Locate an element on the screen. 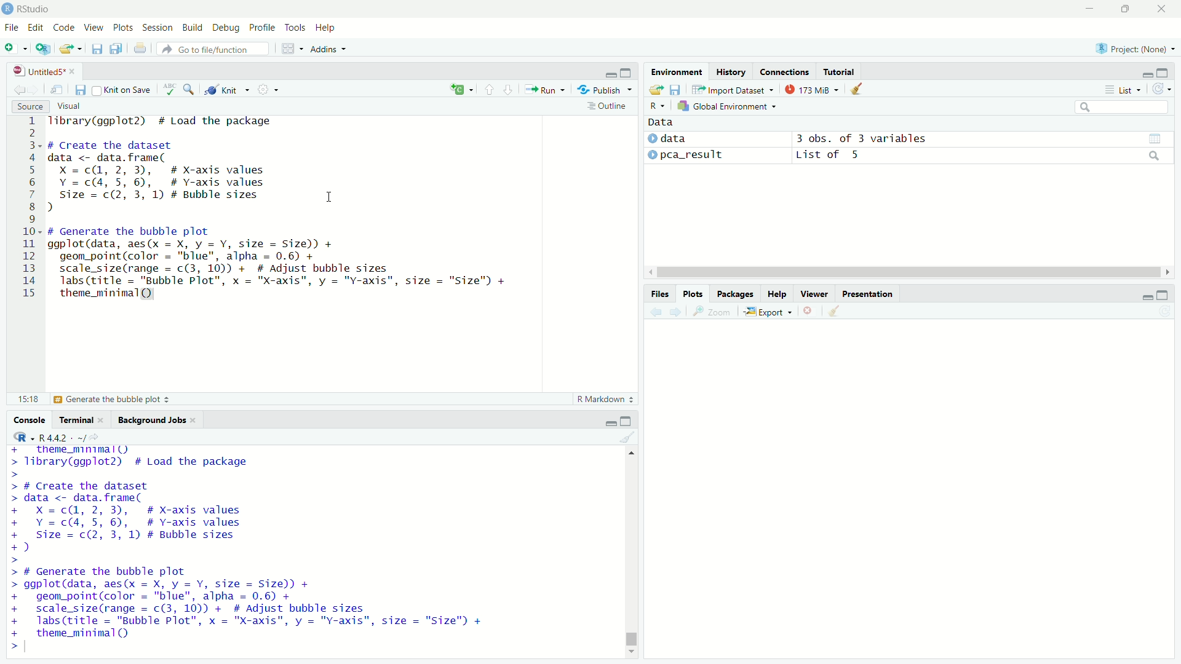 This screenshot has width=1181, height=664. maximize is located at coordinates (1164, 71).